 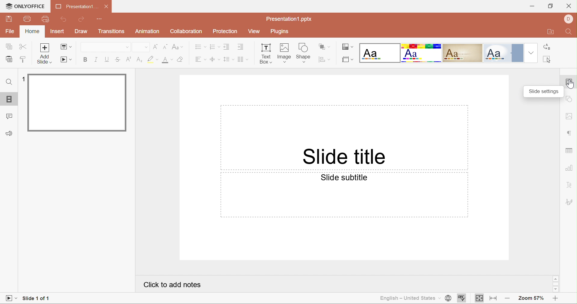 What do you see at coordinates (9, 99) in the screenshot?
I see `Slides` at bounding box center [9, 99].